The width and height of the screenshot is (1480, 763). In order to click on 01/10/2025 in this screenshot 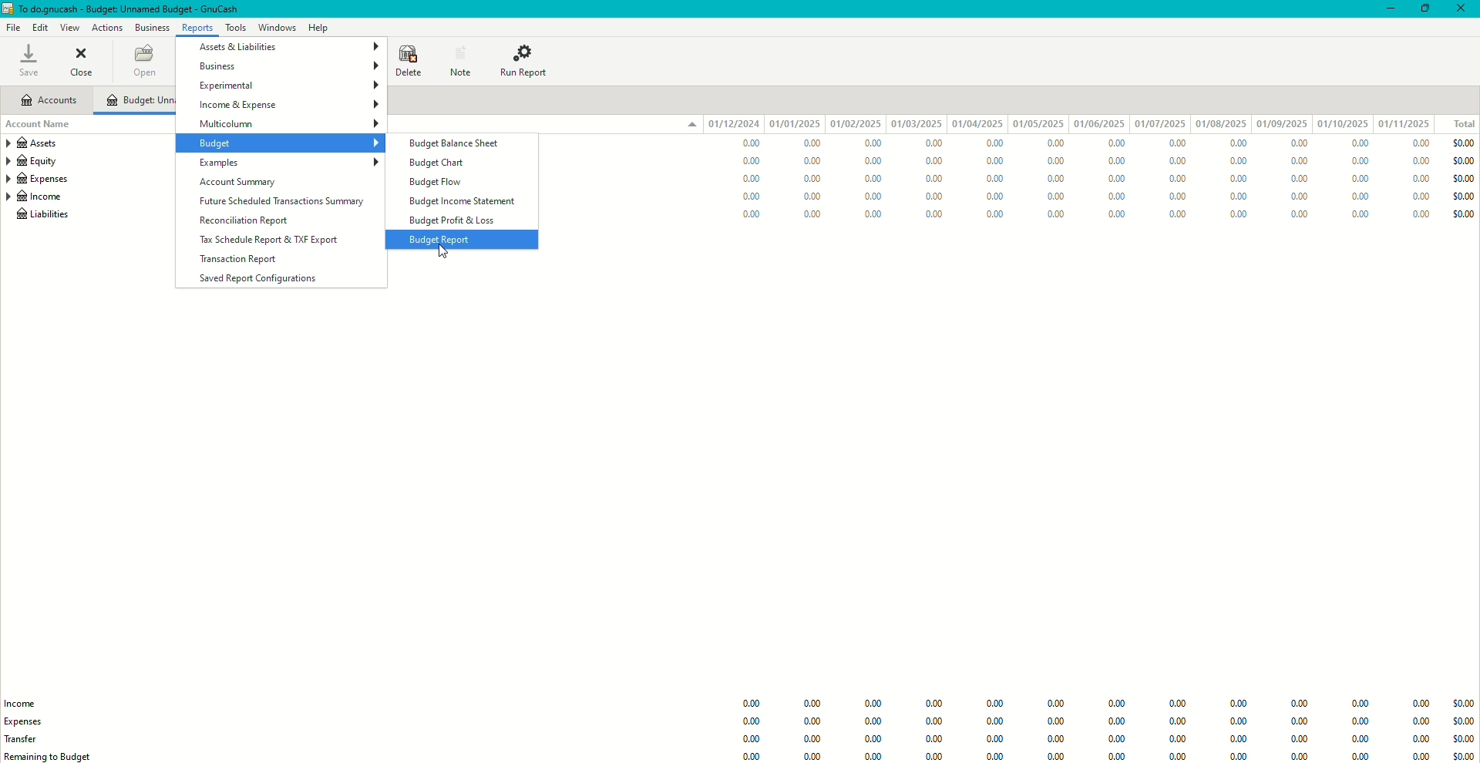, I will do `click(1342, 123)`.